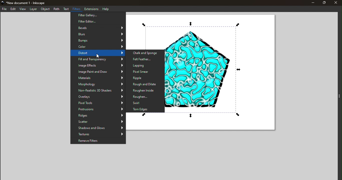  Describe the element at coordinates (98, 21) in the screenshot. I see `Filter Editor...` at that location.